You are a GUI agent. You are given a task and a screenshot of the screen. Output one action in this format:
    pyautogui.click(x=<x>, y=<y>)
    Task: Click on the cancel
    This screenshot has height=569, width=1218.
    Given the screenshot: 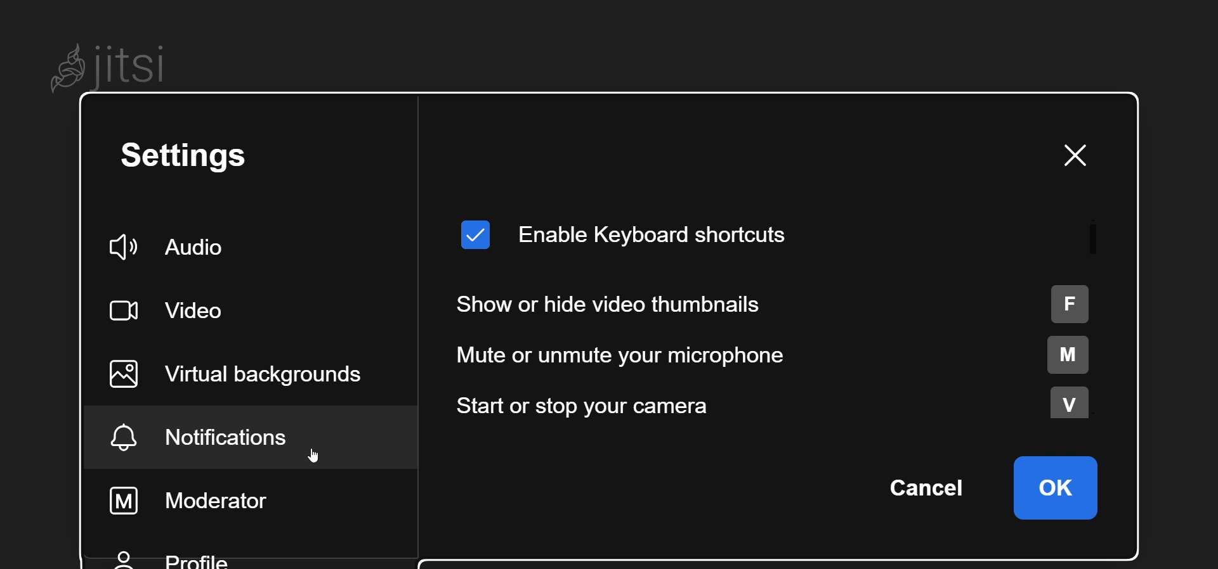 What is the action you would take?
    pyautogui.click(x=925, y=490)
    